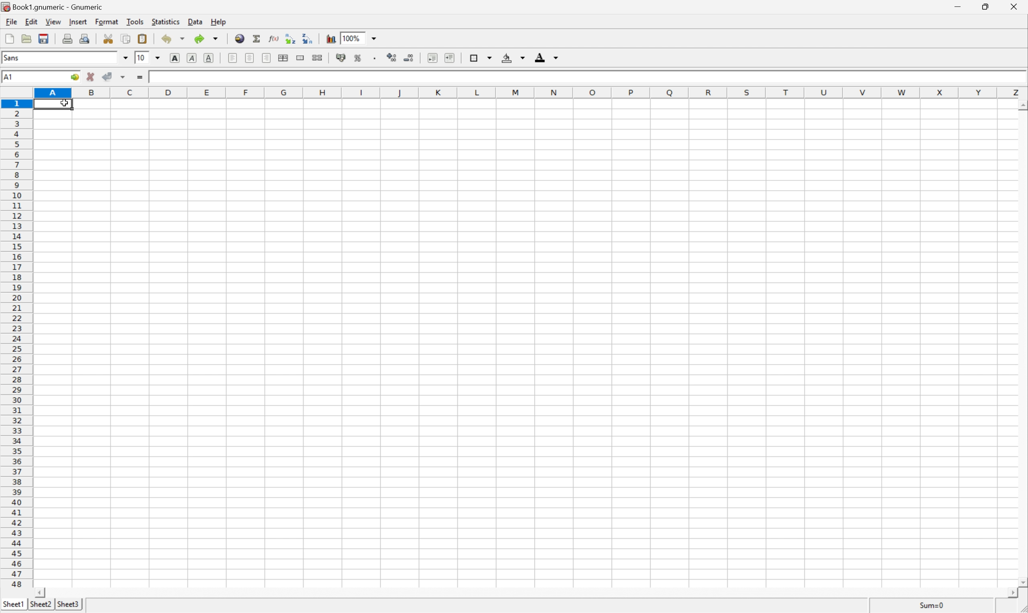 The height and width of the screenshot is (613, 1028). Describe the element at coordinates (300, 56) in the screenshot. I see `merge a range of cells` at that location.